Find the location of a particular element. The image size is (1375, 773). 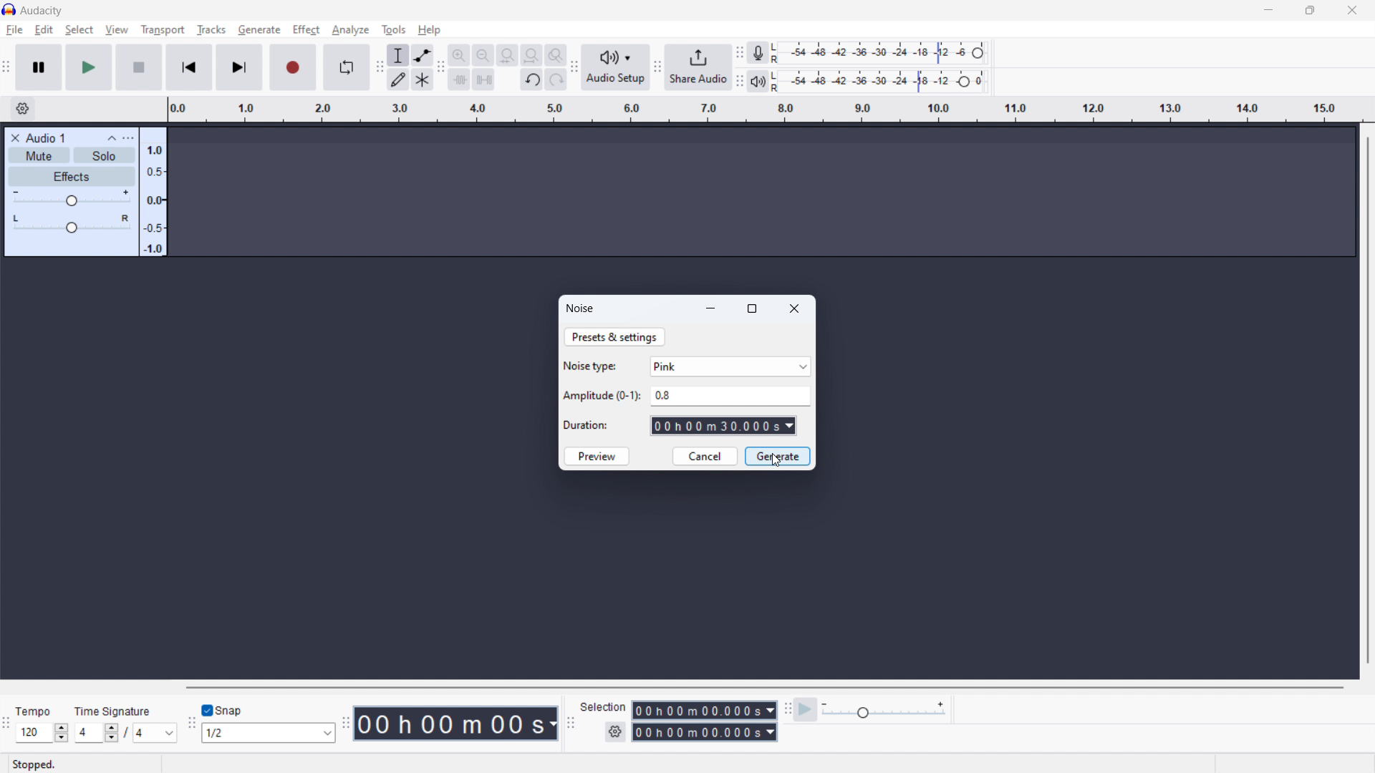

prestes & settings is located at coordinates (615, 338).